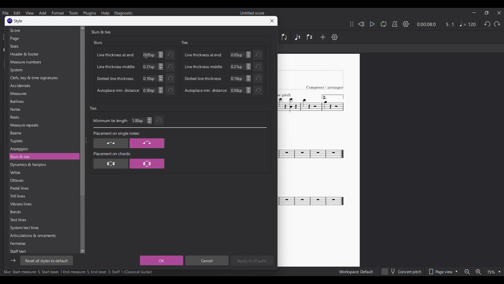  What do you see at coordinates (149, 78) in the screenshot?
I see `Manually input dotted line thickness` at bounding box center [149, 78].